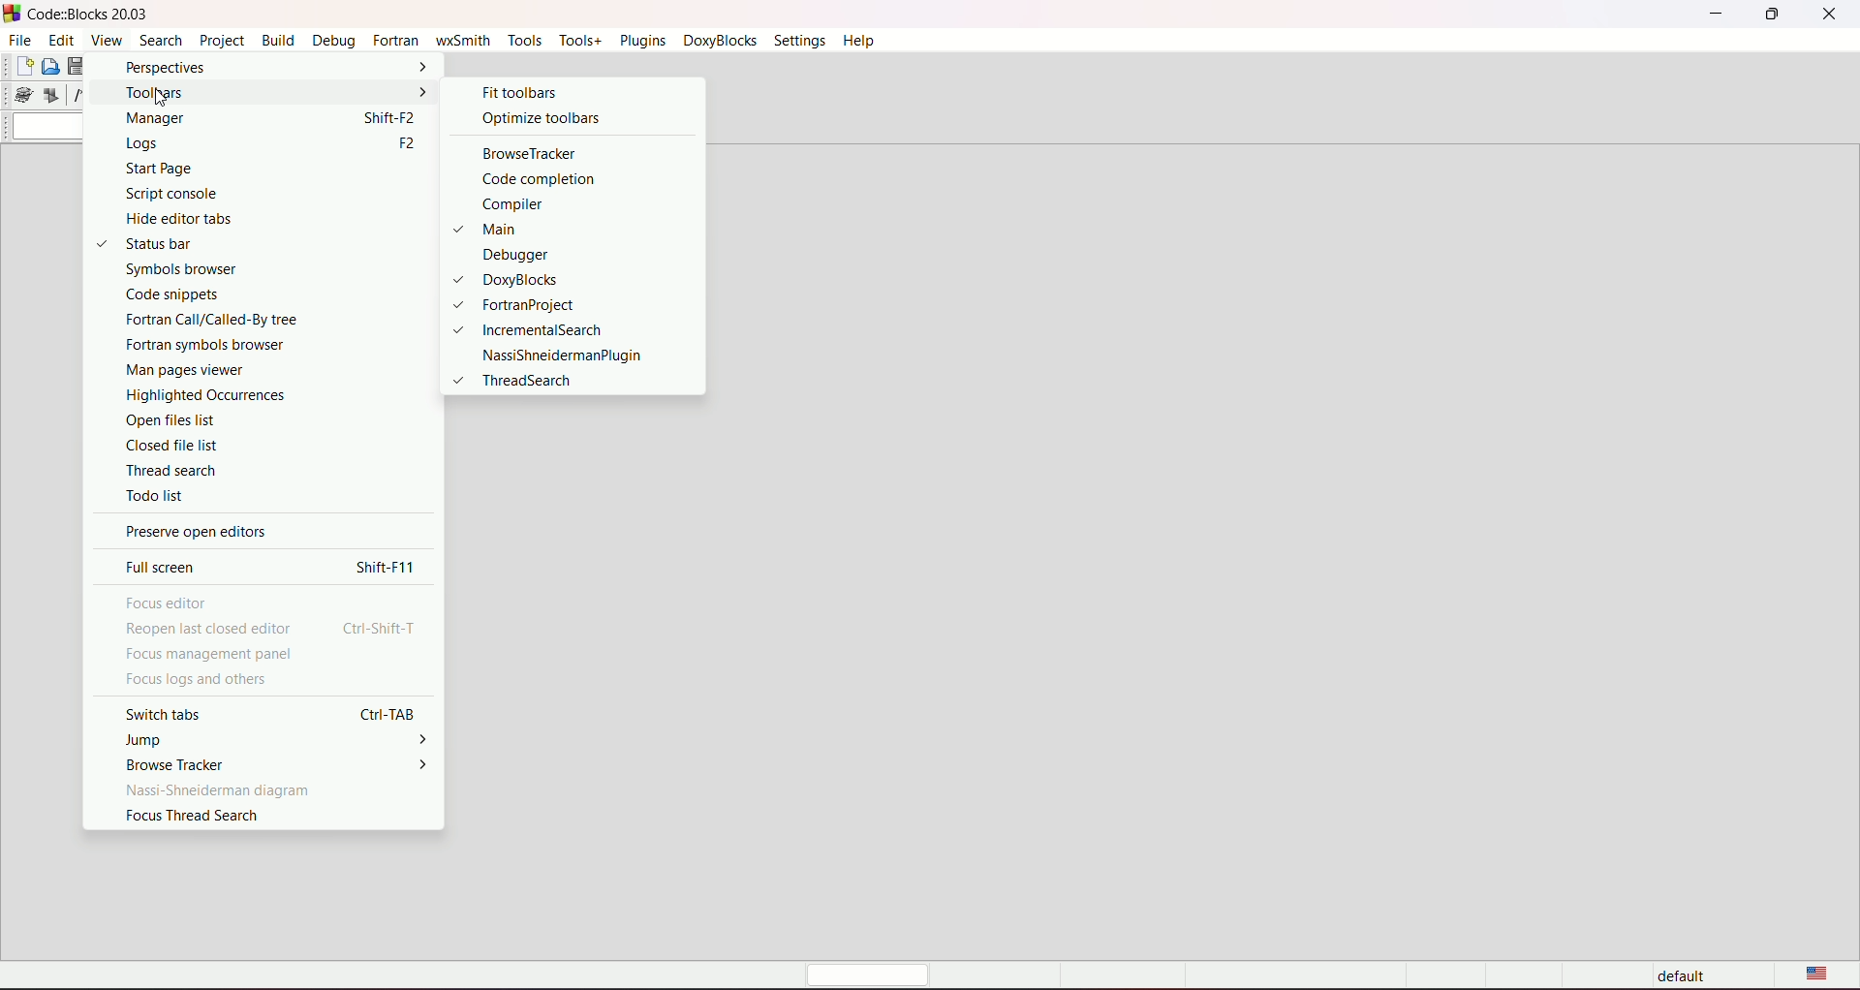 This screenshot has height=990, width=1860. I want to click on , so click(46, 96).